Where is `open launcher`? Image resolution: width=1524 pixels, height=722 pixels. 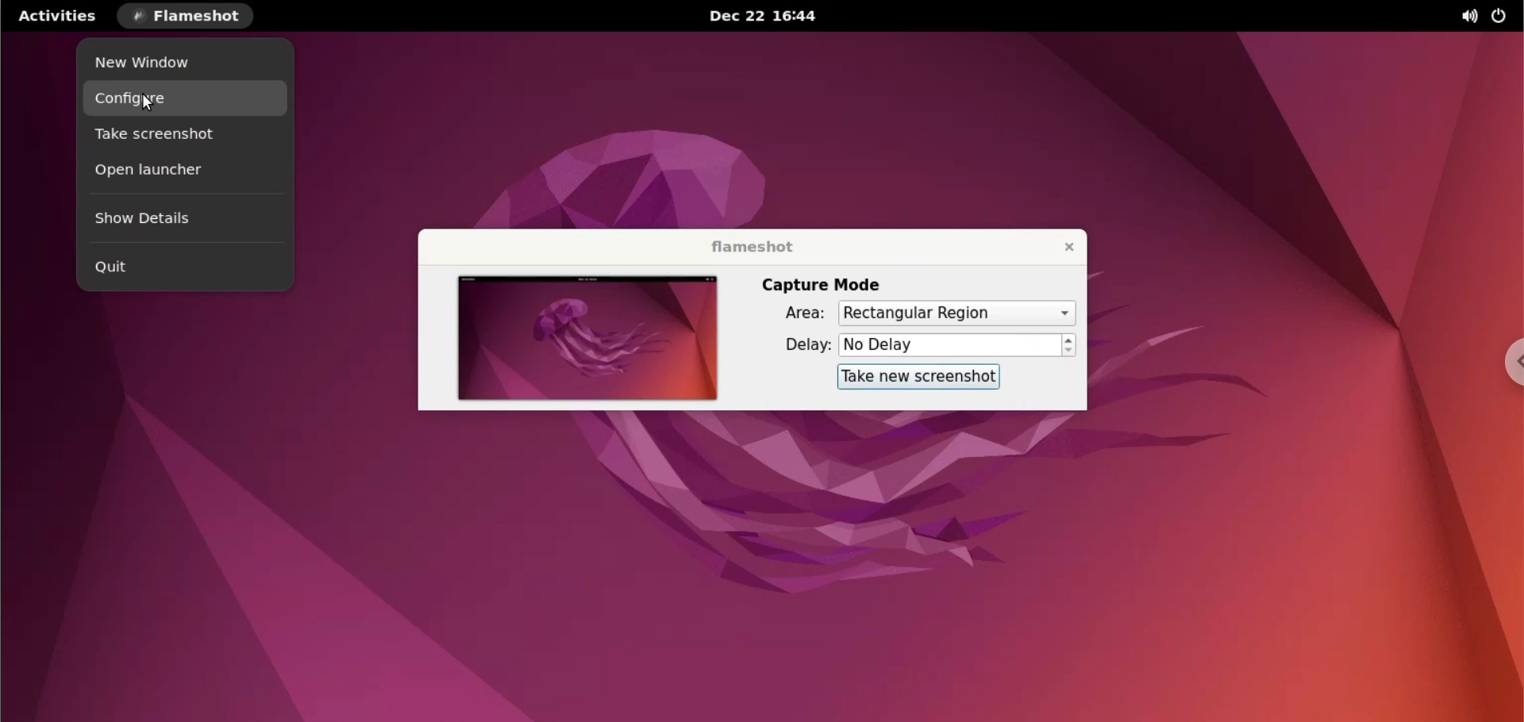
open launcher is located at coordinates (188, 170).